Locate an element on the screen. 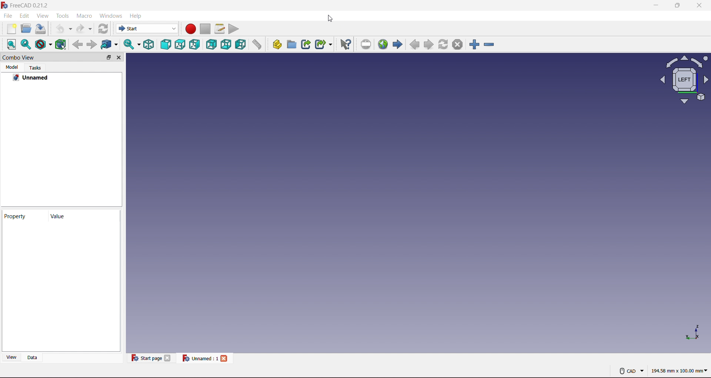 This screenshot has height=378, width=711. Macro is located at coordinates (84, 15).